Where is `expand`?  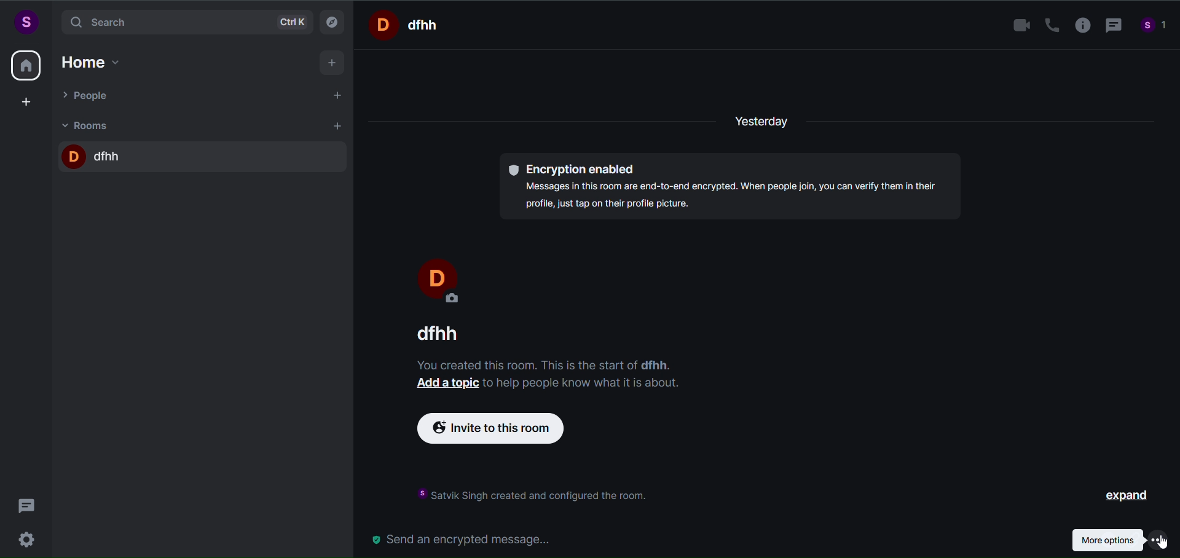 expand is located at coordinates (1117, 496).